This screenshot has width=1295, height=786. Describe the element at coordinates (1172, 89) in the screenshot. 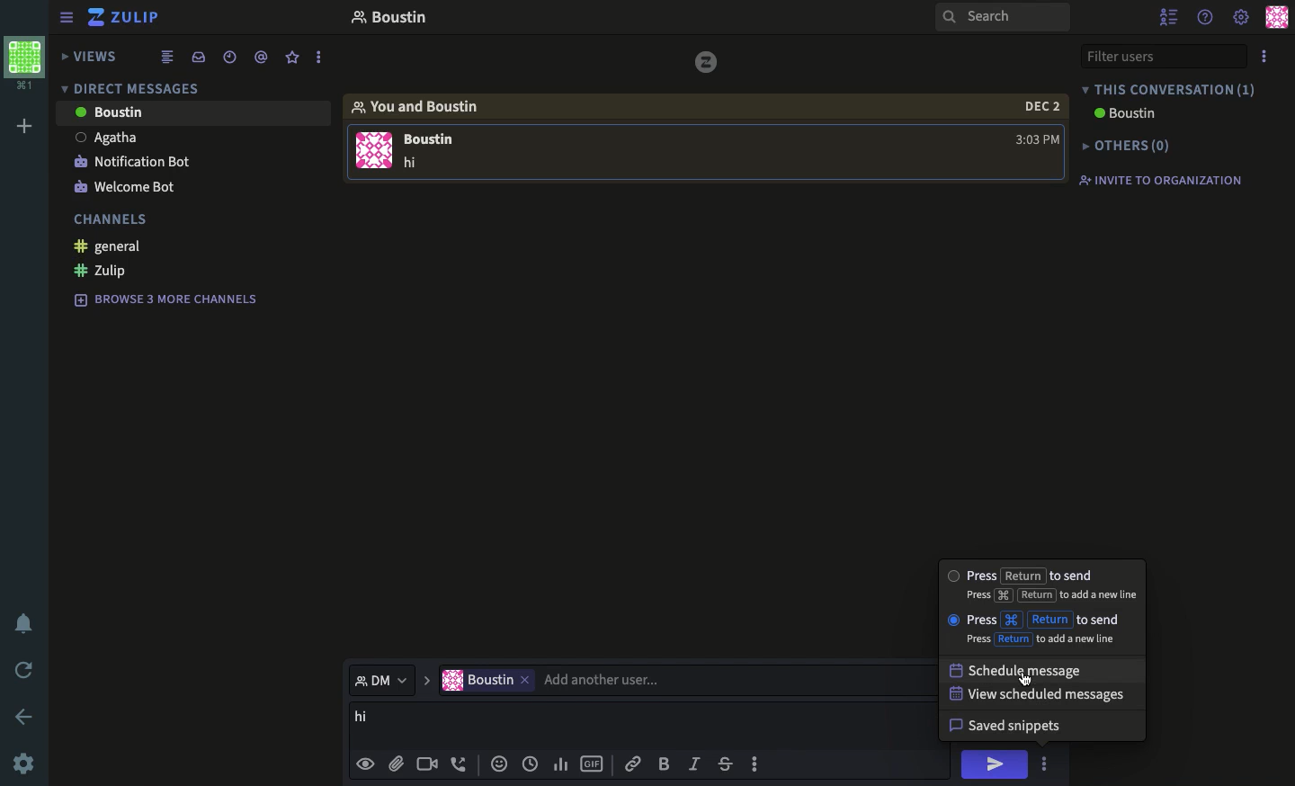

I see `this conversation` at that location.